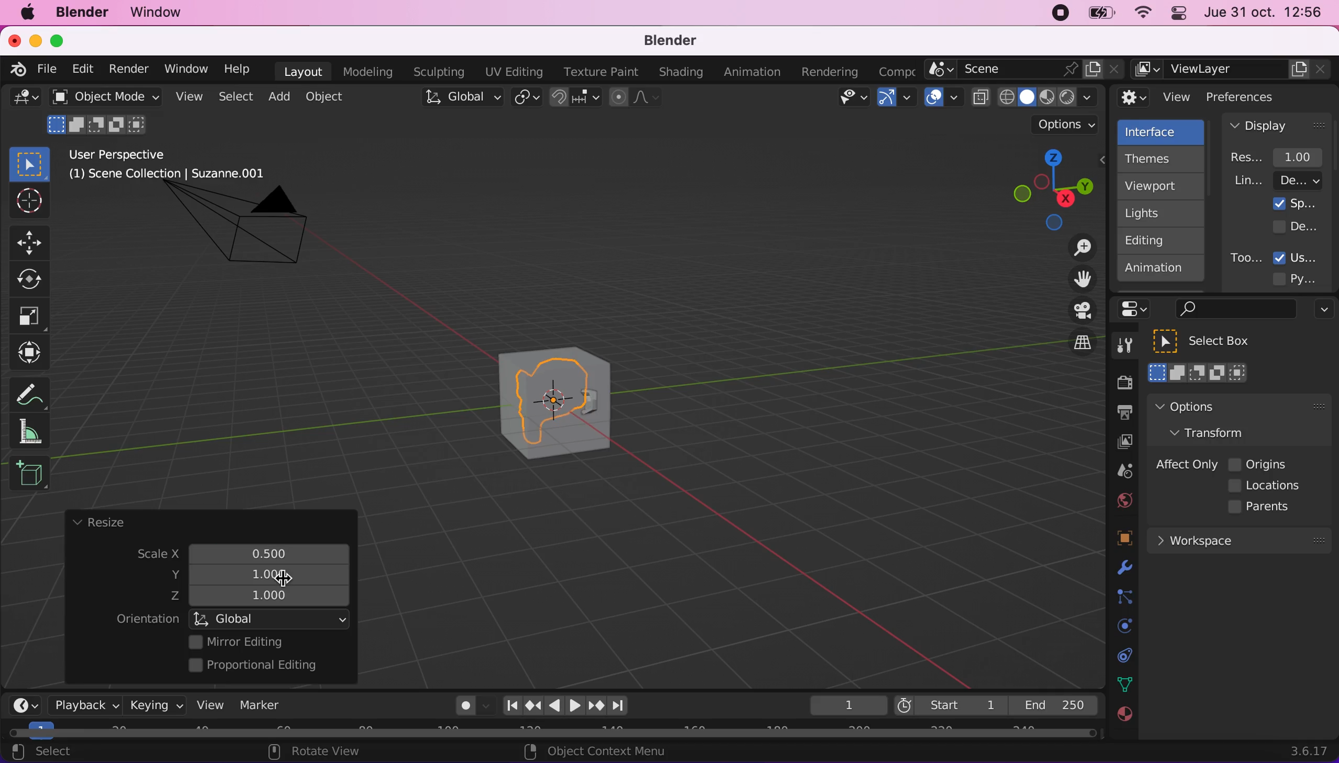 The width and height of the screenshot is (1339, 763). What do you see at coordinates (250, 234) in the screenshot?
I see `camera` at bounding box center [250, 234].